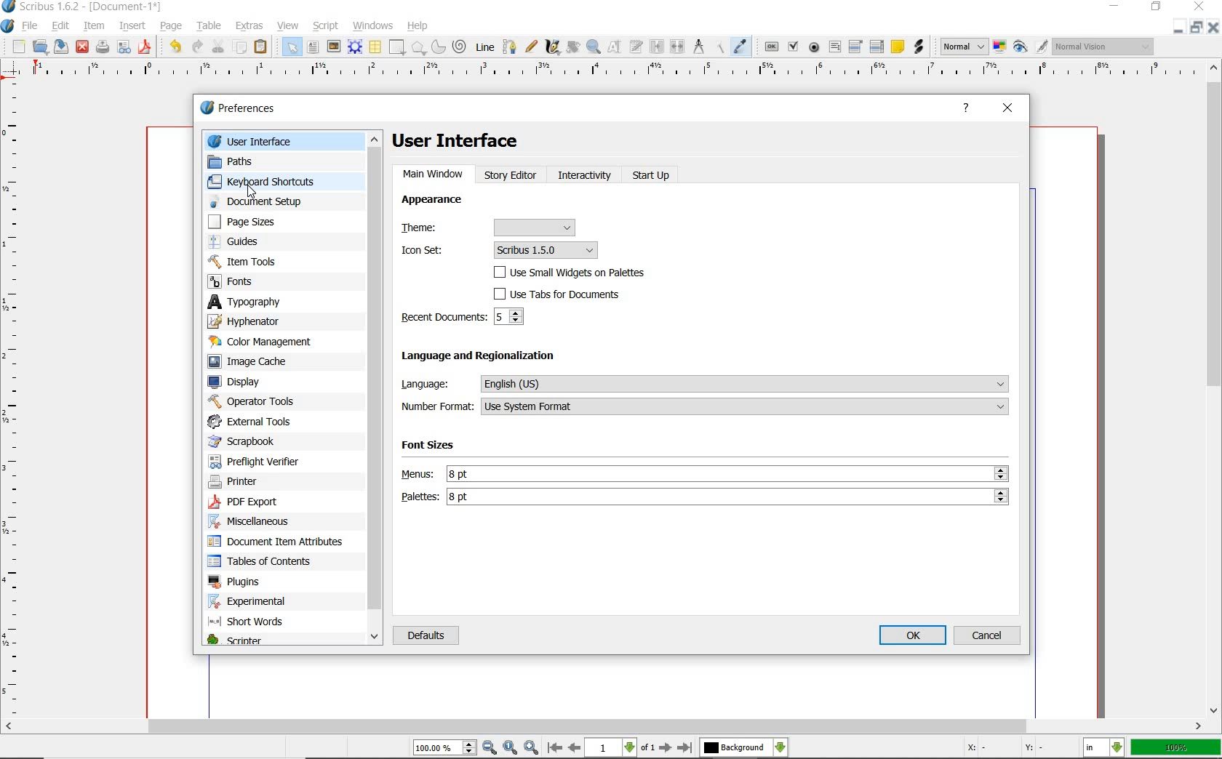 The image size is (1222, 759). I want to click on file, so click(33, 27).